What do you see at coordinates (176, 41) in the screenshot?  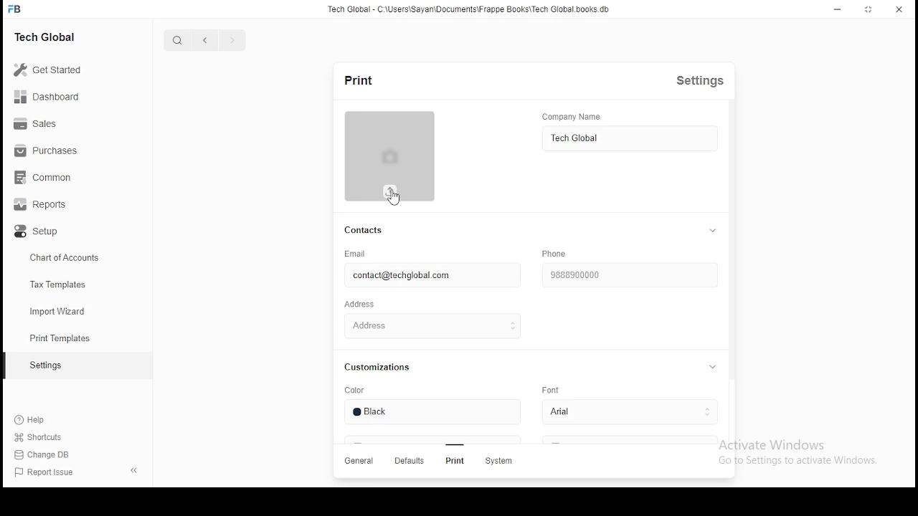 I see `search` at bounding box center [176, 41].